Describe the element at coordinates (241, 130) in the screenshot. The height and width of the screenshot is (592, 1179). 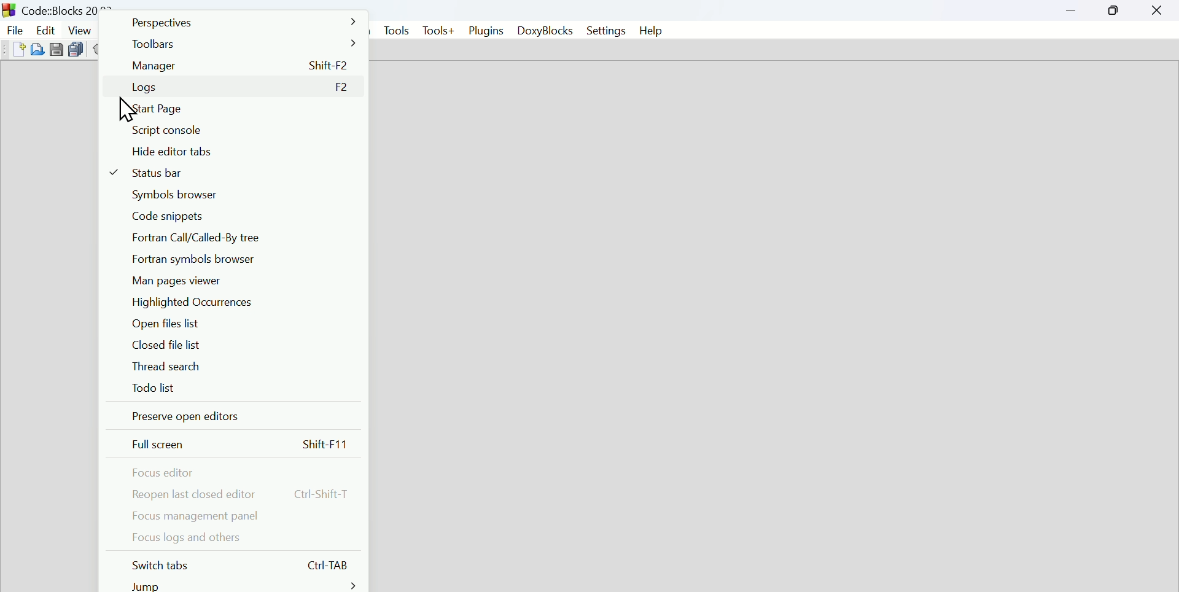
I see `script Console` at that location.